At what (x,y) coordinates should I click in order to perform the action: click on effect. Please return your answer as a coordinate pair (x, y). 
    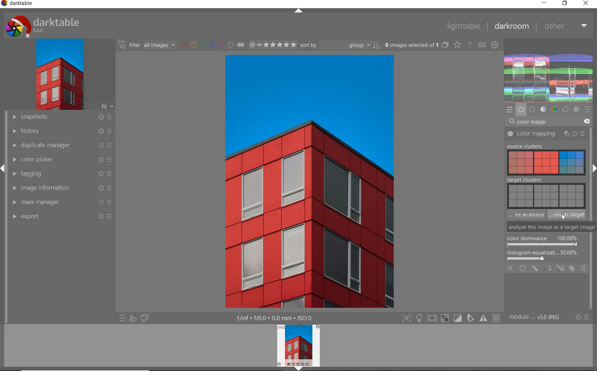
    Looking at the image, I should click on (576, 110).